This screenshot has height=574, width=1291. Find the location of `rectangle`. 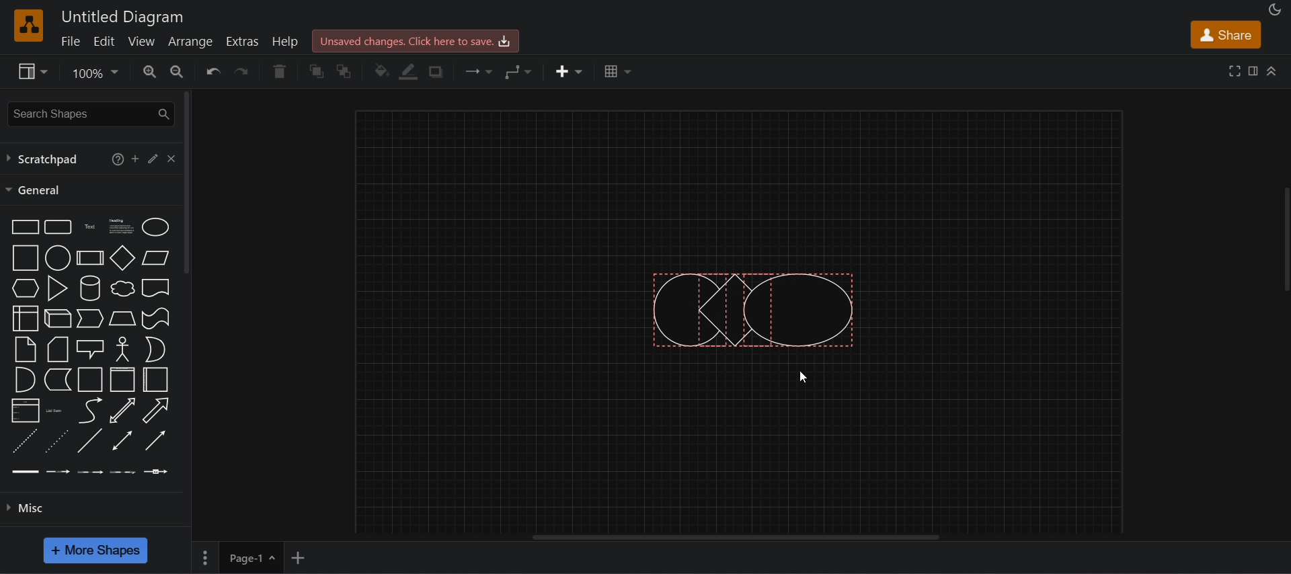

rectangle is located at coordinates (22, 226).